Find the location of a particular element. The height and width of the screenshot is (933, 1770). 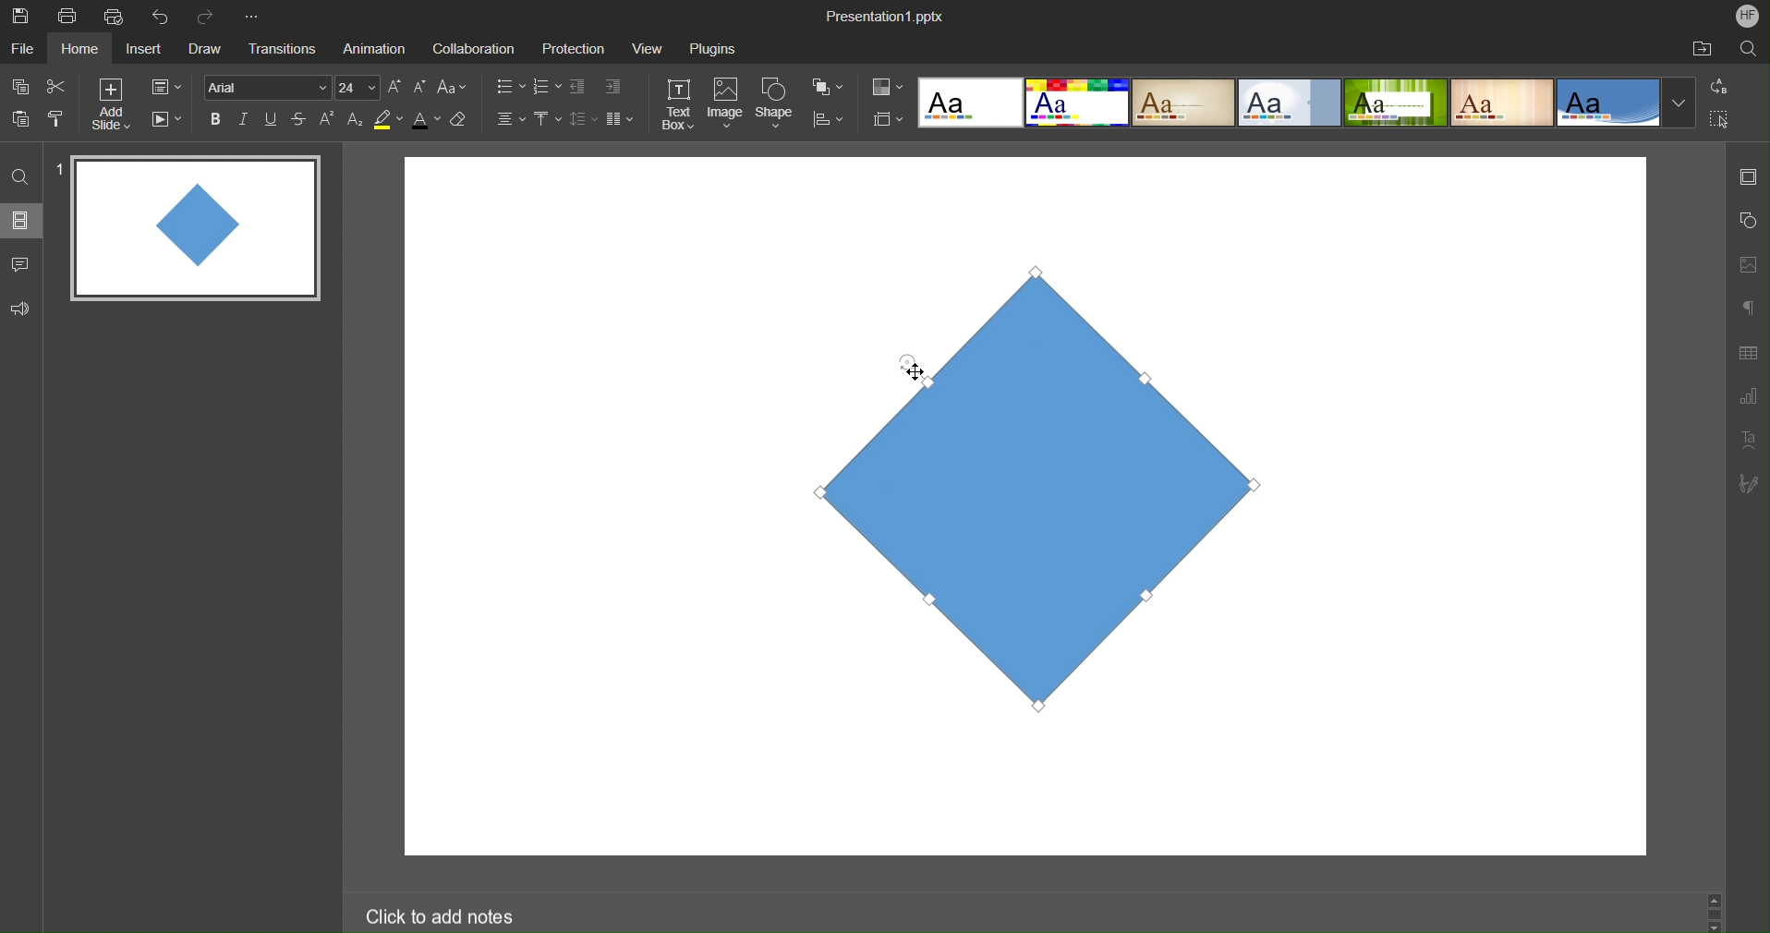

File is located at coordinates (23, 46).